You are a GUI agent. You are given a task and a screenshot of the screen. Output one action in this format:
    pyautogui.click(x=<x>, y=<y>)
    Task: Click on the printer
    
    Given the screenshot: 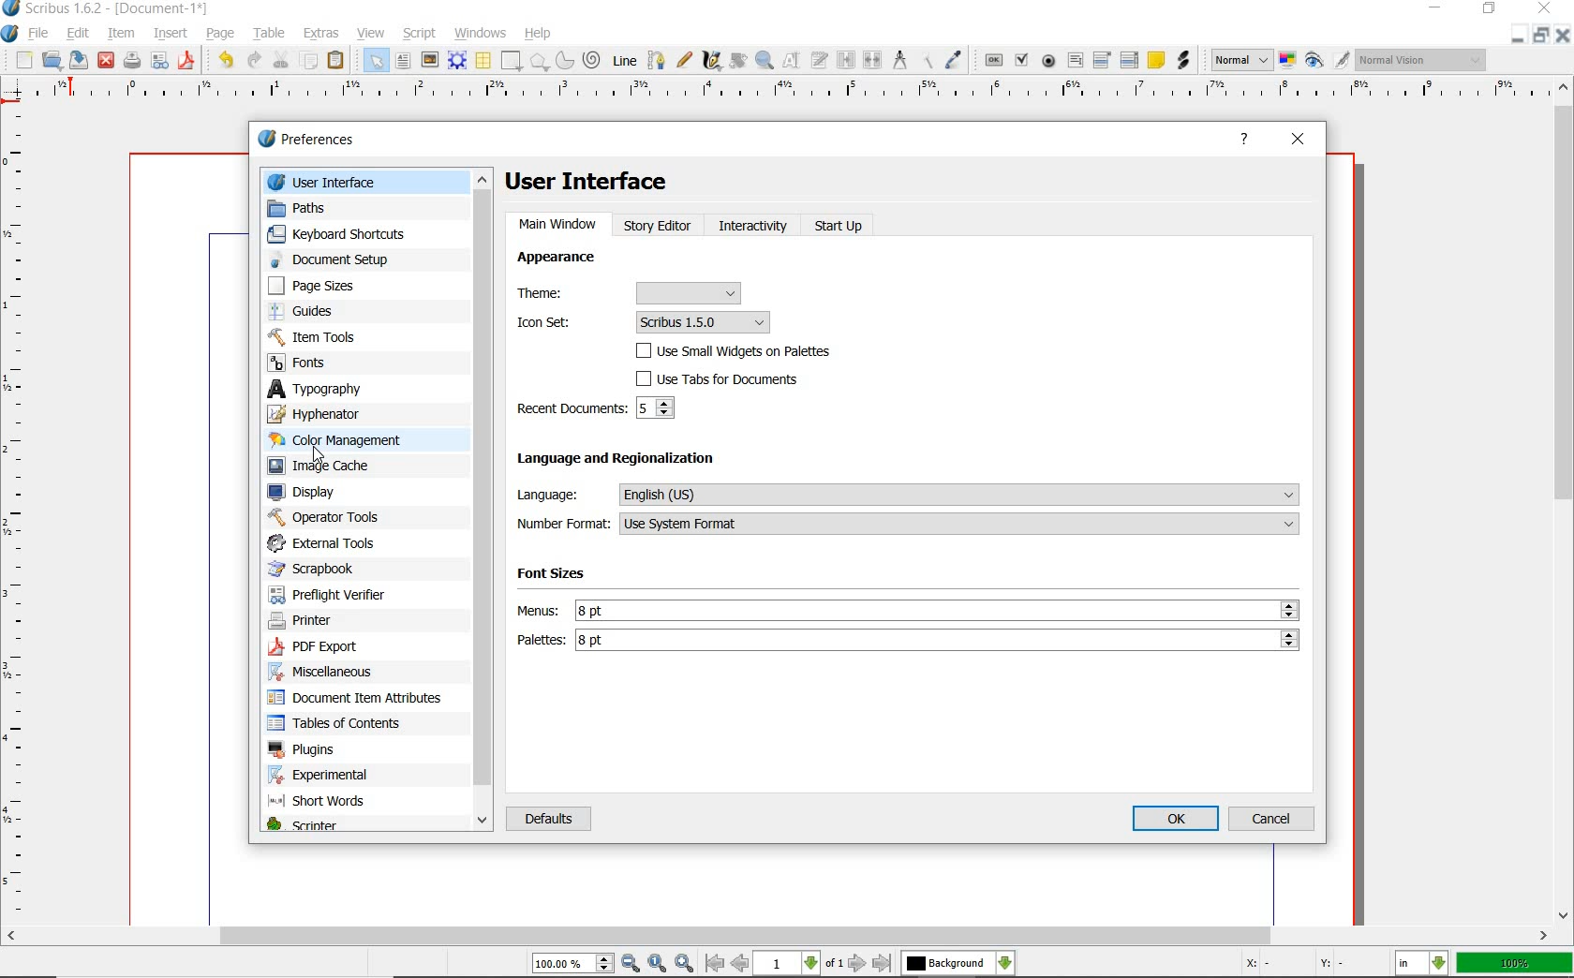 What is the action you would take?
    pyautogui.click(x=319, y=622)
    